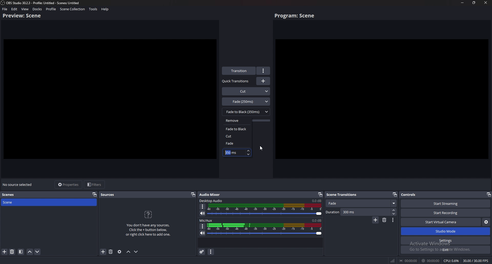  I want to click on Mute, so click(203, 214).